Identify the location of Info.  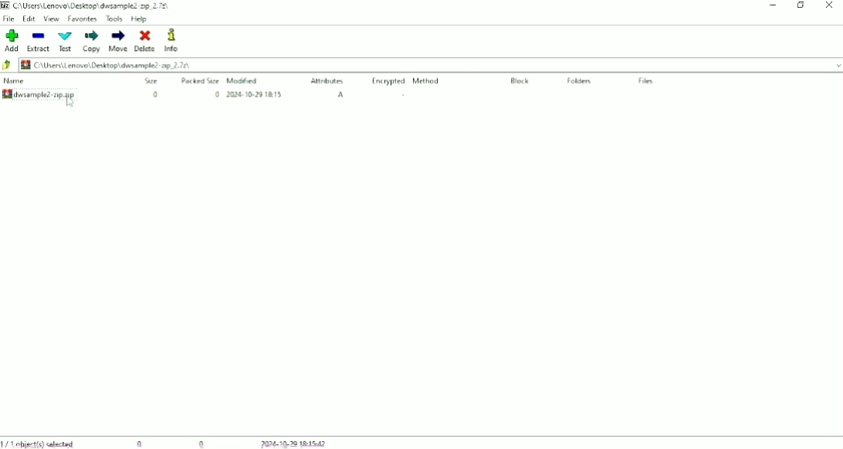
(178, 41).